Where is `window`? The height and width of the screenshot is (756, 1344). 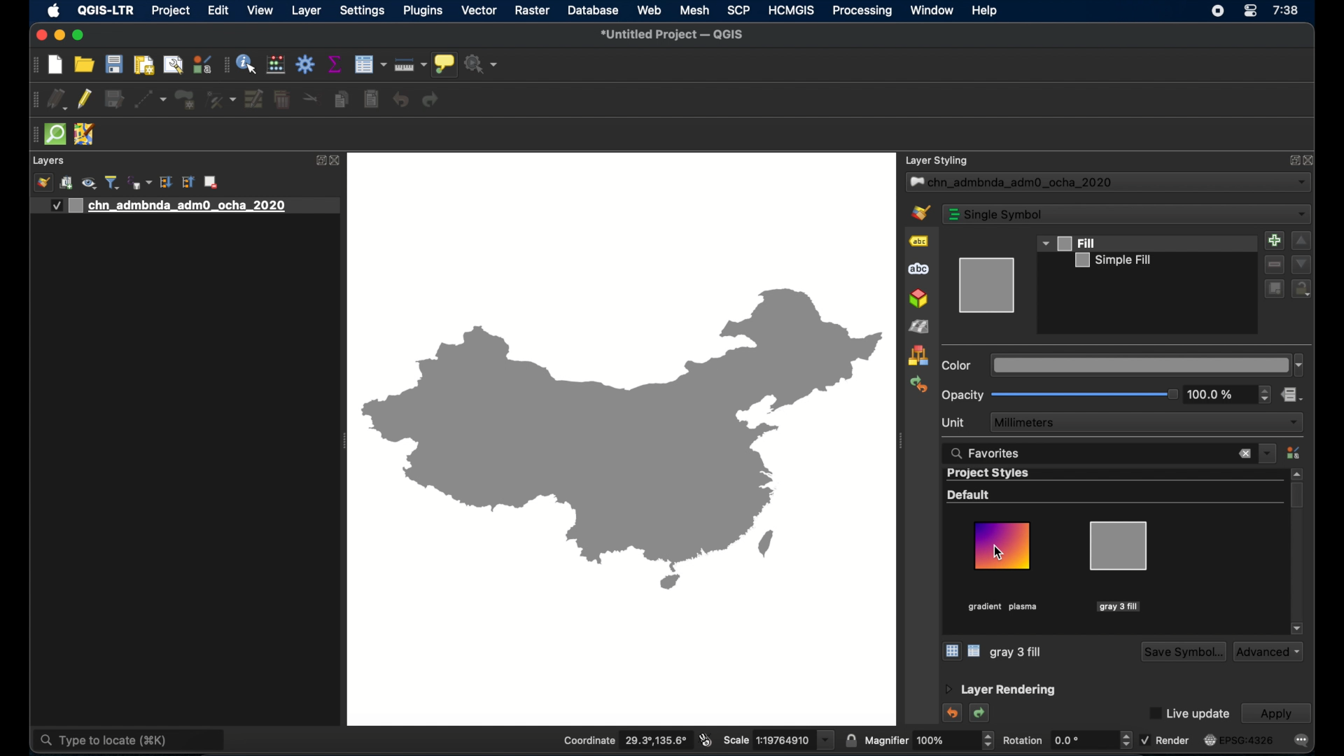 window is located at coordinates (933, 10).